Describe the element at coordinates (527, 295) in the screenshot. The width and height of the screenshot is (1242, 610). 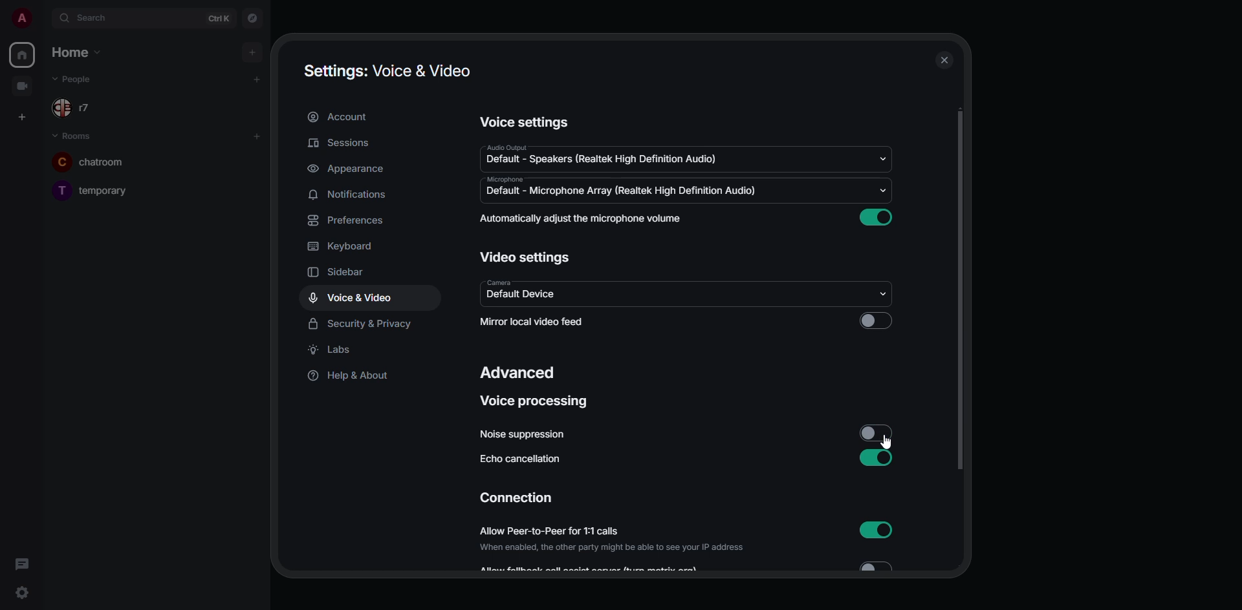
I see `default` at that location.